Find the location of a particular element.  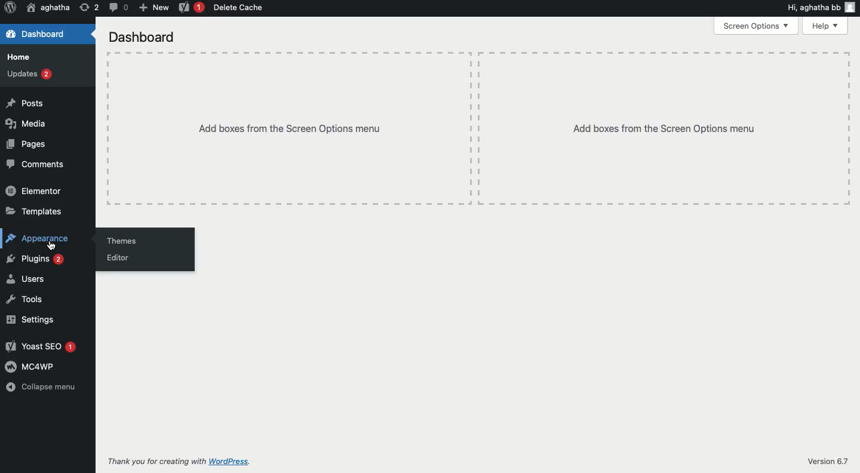

Media is located at coordinates (29, 124).